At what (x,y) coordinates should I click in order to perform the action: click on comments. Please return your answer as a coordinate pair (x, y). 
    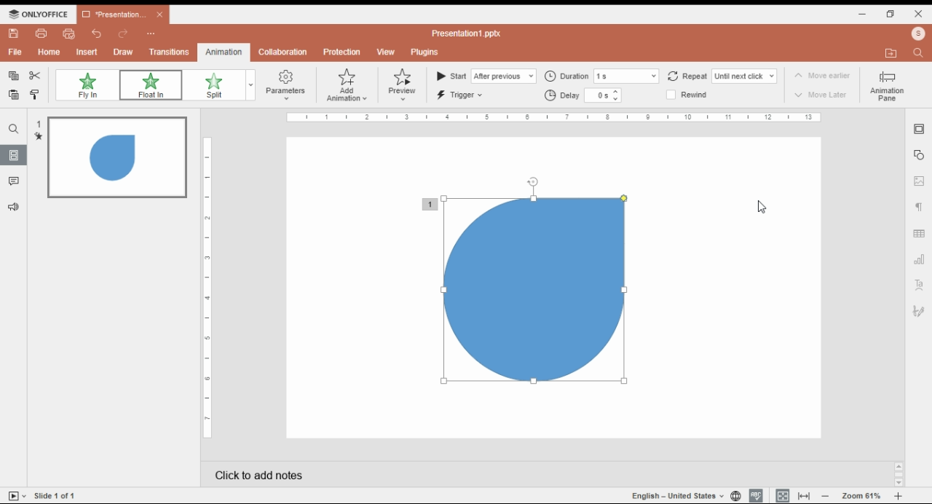
    Looking at the image, I should click on (14, 181).